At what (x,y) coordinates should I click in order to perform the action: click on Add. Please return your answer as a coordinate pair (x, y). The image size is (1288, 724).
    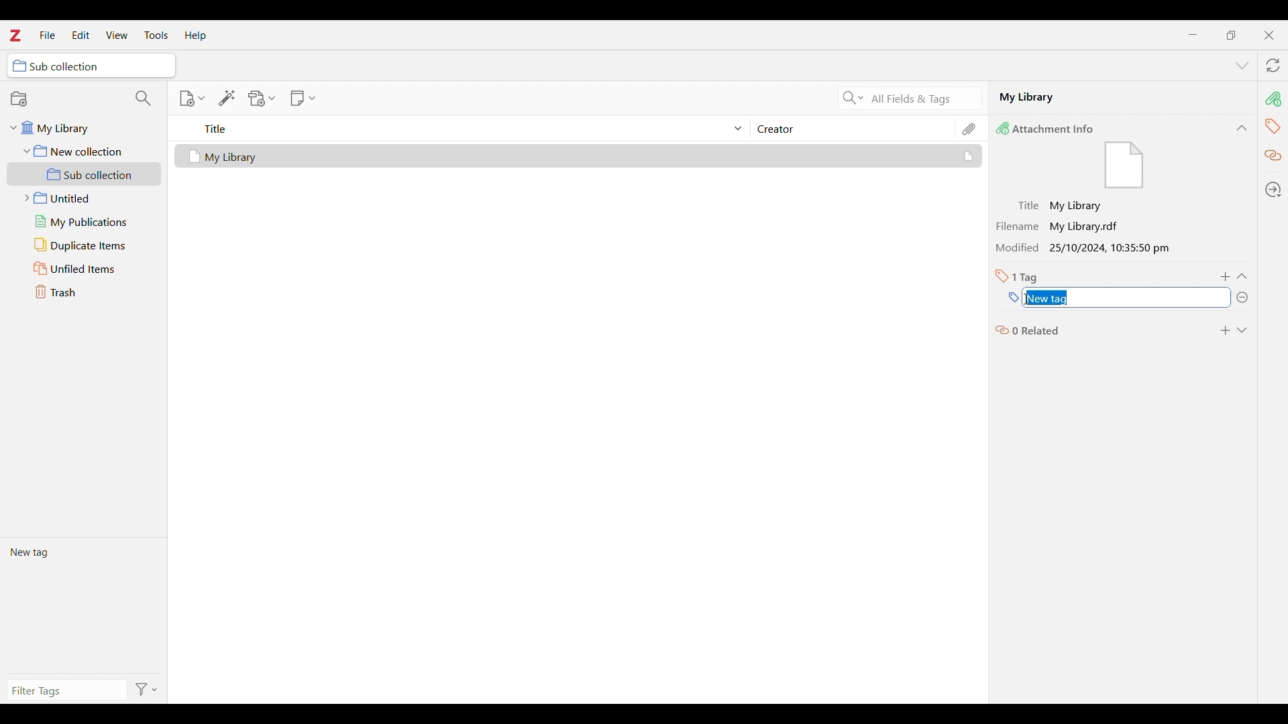
    Looking at the image, I should click on (1225, 330).